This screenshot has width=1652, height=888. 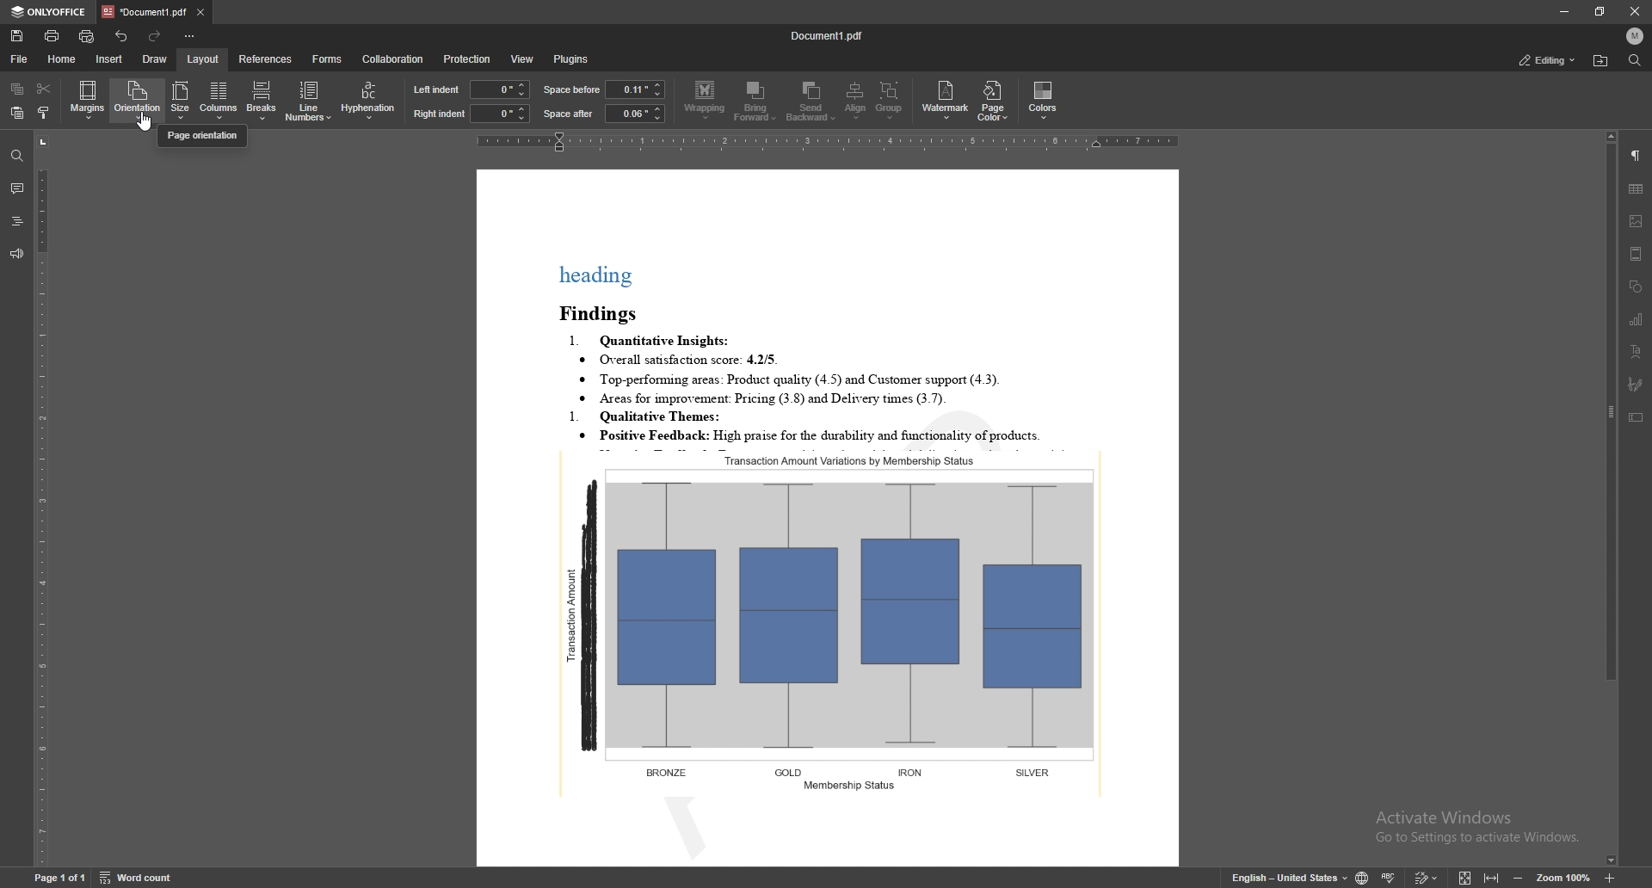 What do you see at coordinates (50, 12) in the screenshot?
I see `onlyoffice` at bounding box center [50, 12].